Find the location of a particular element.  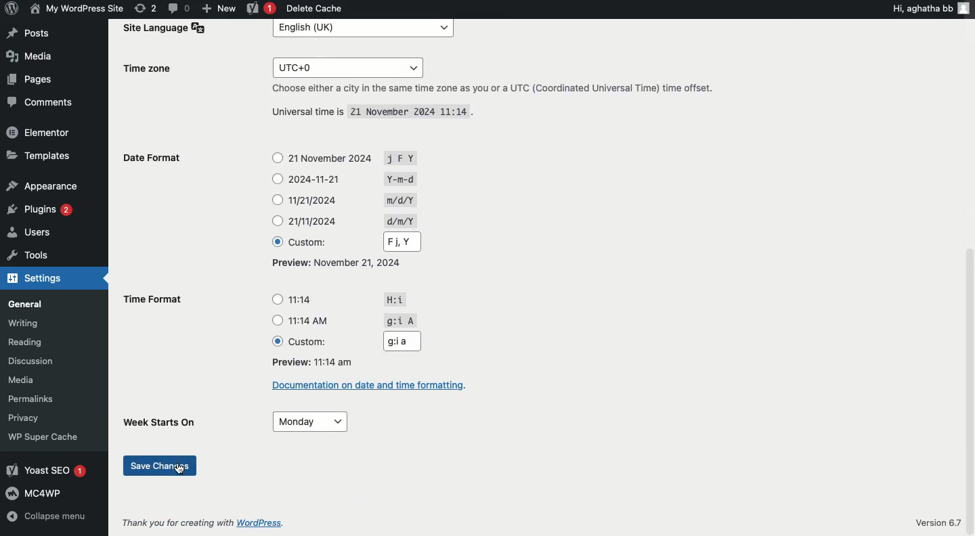

Custom: is located at coordinates (311, 342).